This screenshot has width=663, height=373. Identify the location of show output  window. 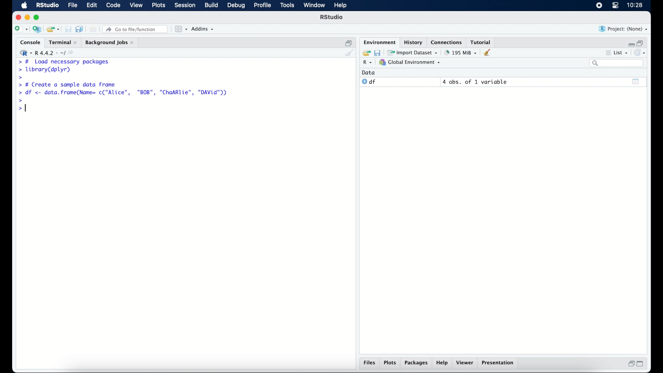
(636, 81).